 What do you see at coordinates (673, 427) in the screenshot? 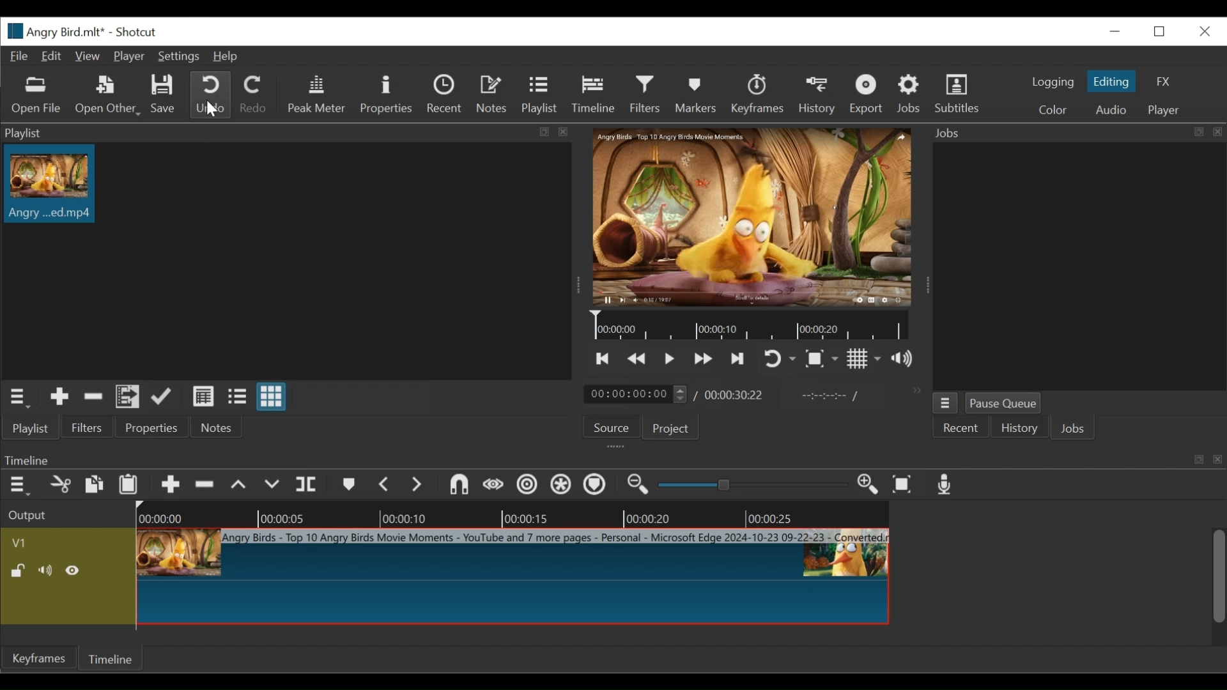
I see `Project` at bounding box center [673, 427].